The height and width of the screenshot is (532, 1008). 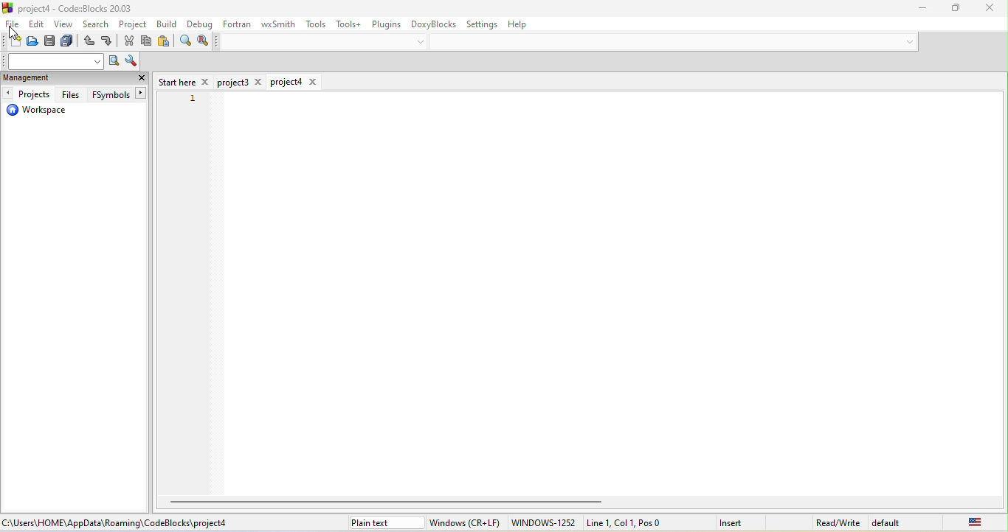 What do you see at coordinates (543, 523) in the screenshot?
I see `windows-1252` at bounding box center [543, 523].